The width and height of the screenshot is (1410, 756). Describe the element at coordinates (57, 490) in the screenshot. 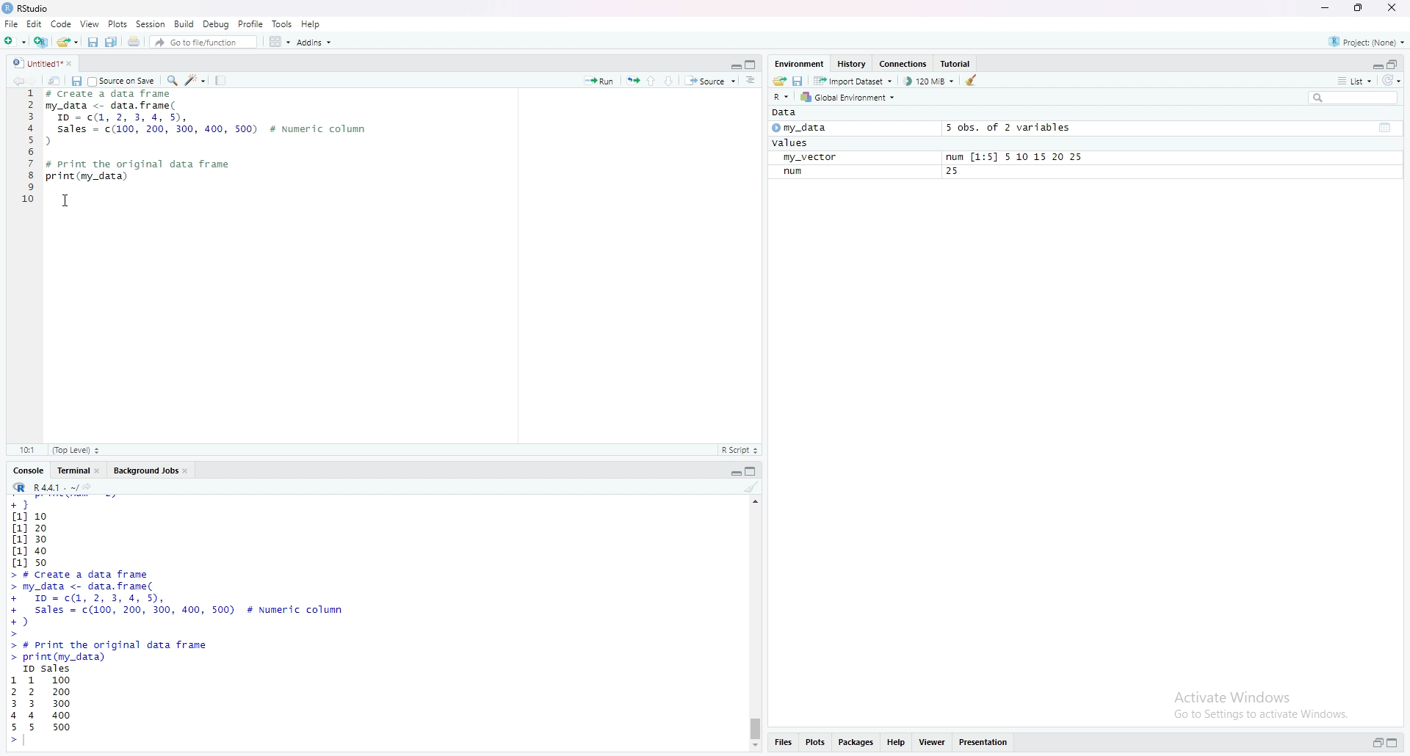

I see `R4.4.1 . ~/` at that location.